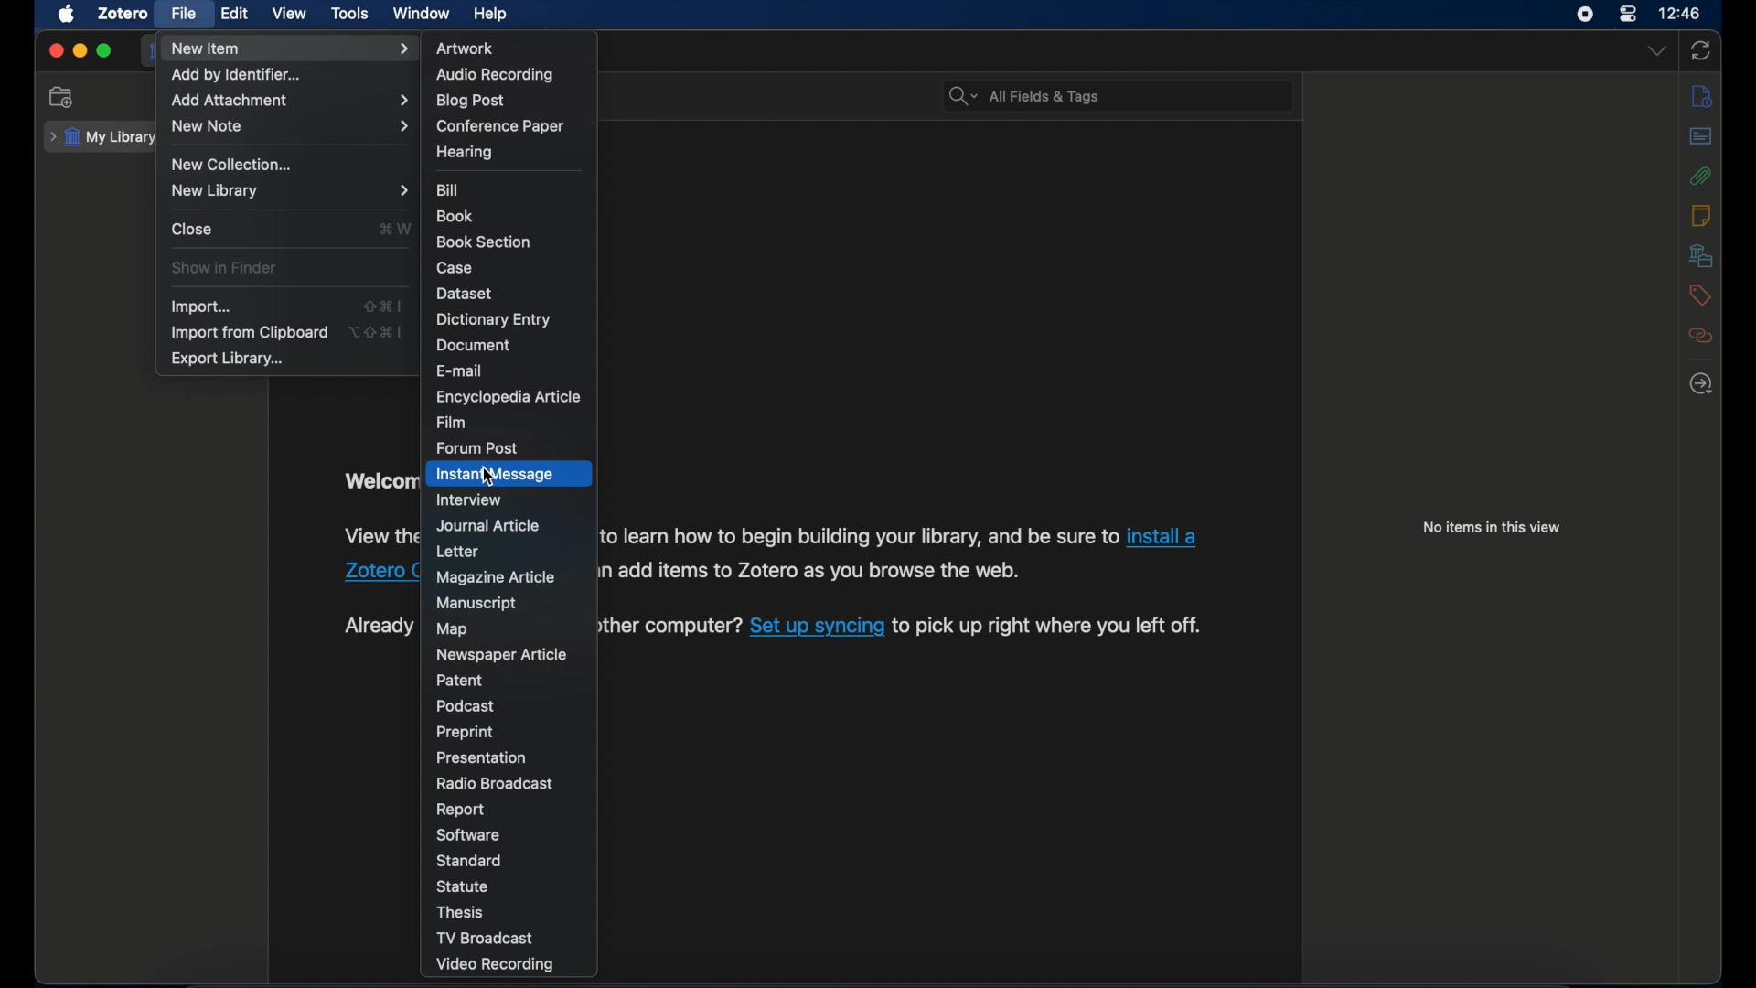 The image size is (1756, 988). I want to click on standard, so click(472, 860).